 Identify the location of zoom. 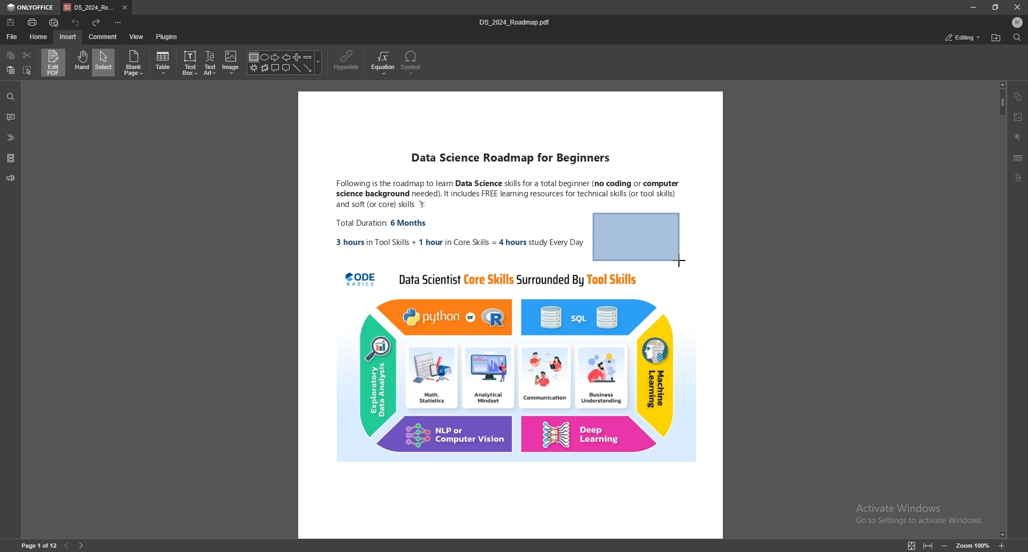
(974, 545).